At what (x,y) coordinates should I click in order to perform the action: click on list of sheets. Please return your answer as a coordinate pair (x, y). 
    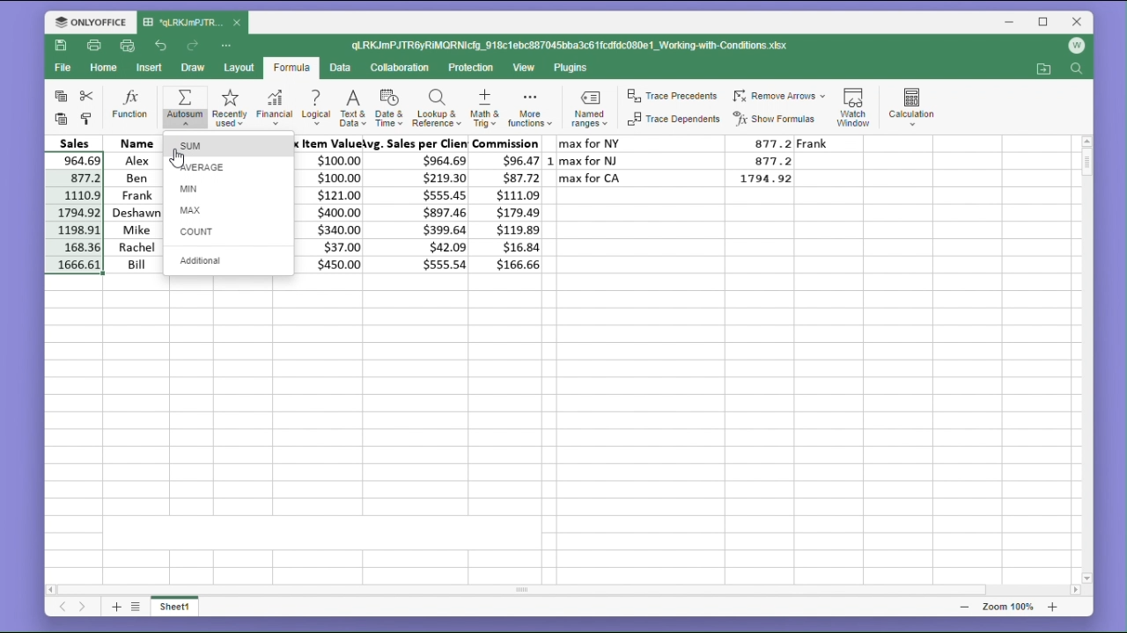
    Looking at the image, I should click on (138, 606).